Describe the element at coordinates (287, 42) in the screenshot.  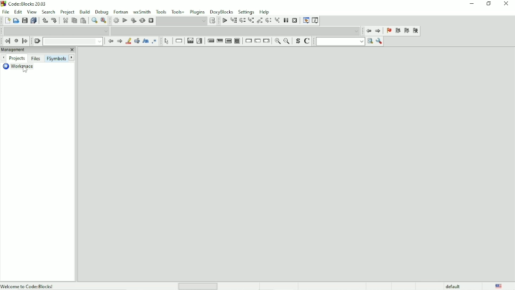
I see `Zoom out` at that location.